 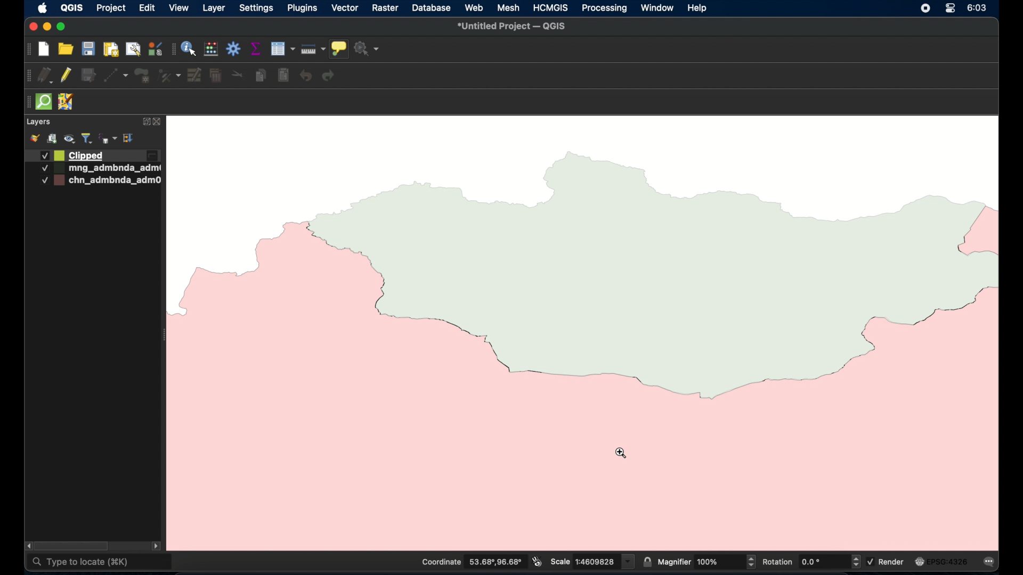 I want to click on edited layer icon, so click(x=152, y=155).